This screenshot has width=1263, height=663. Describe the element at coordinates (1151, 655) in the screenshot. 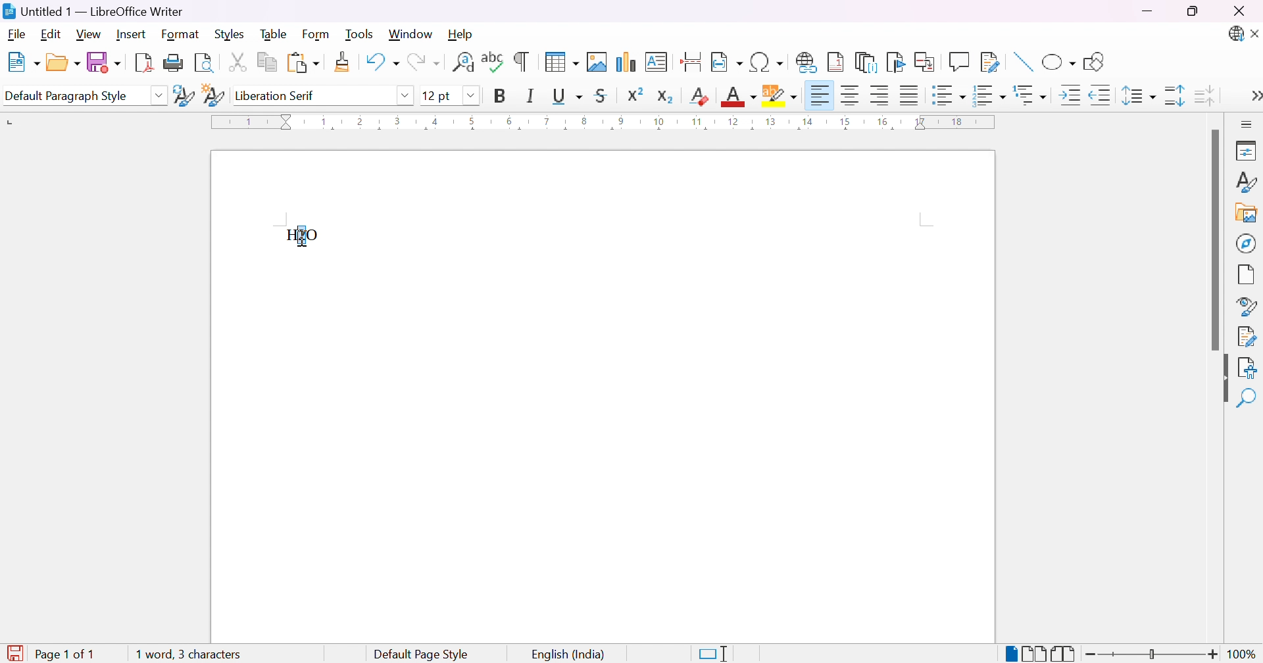

I see `Slider` at that location.